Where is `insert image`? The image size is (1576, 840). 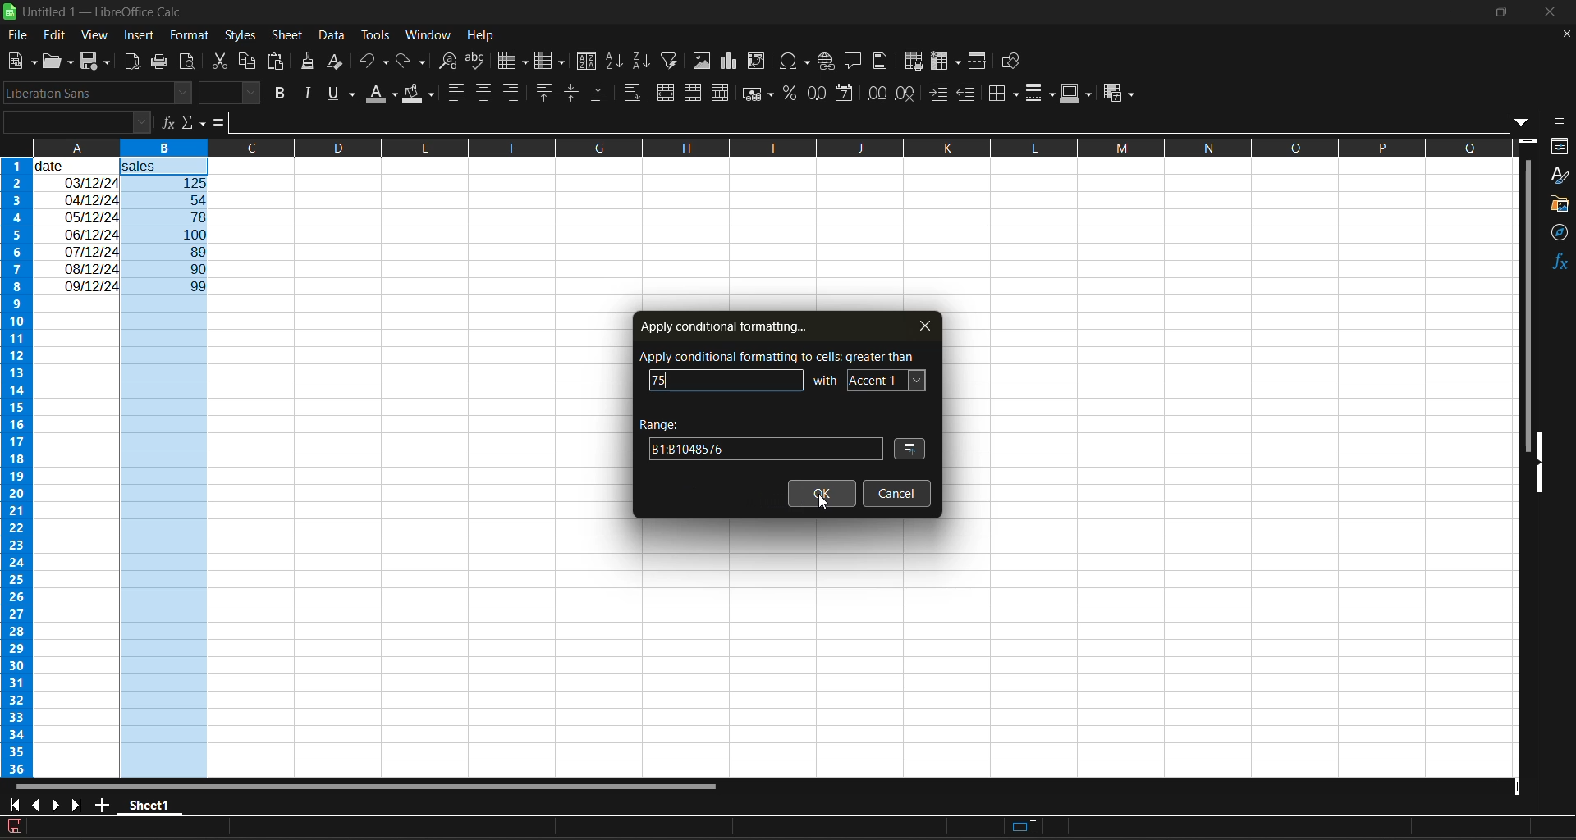 insert image is located at coordinates (704, 62).